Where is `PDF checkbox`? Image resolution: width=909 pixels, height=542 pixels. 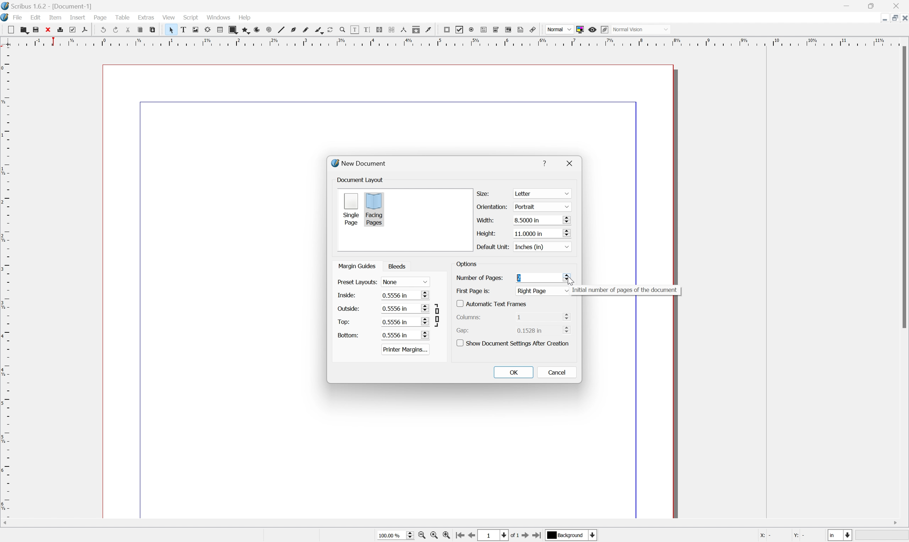
PDF checkbox is located at coordinates (459, 29).